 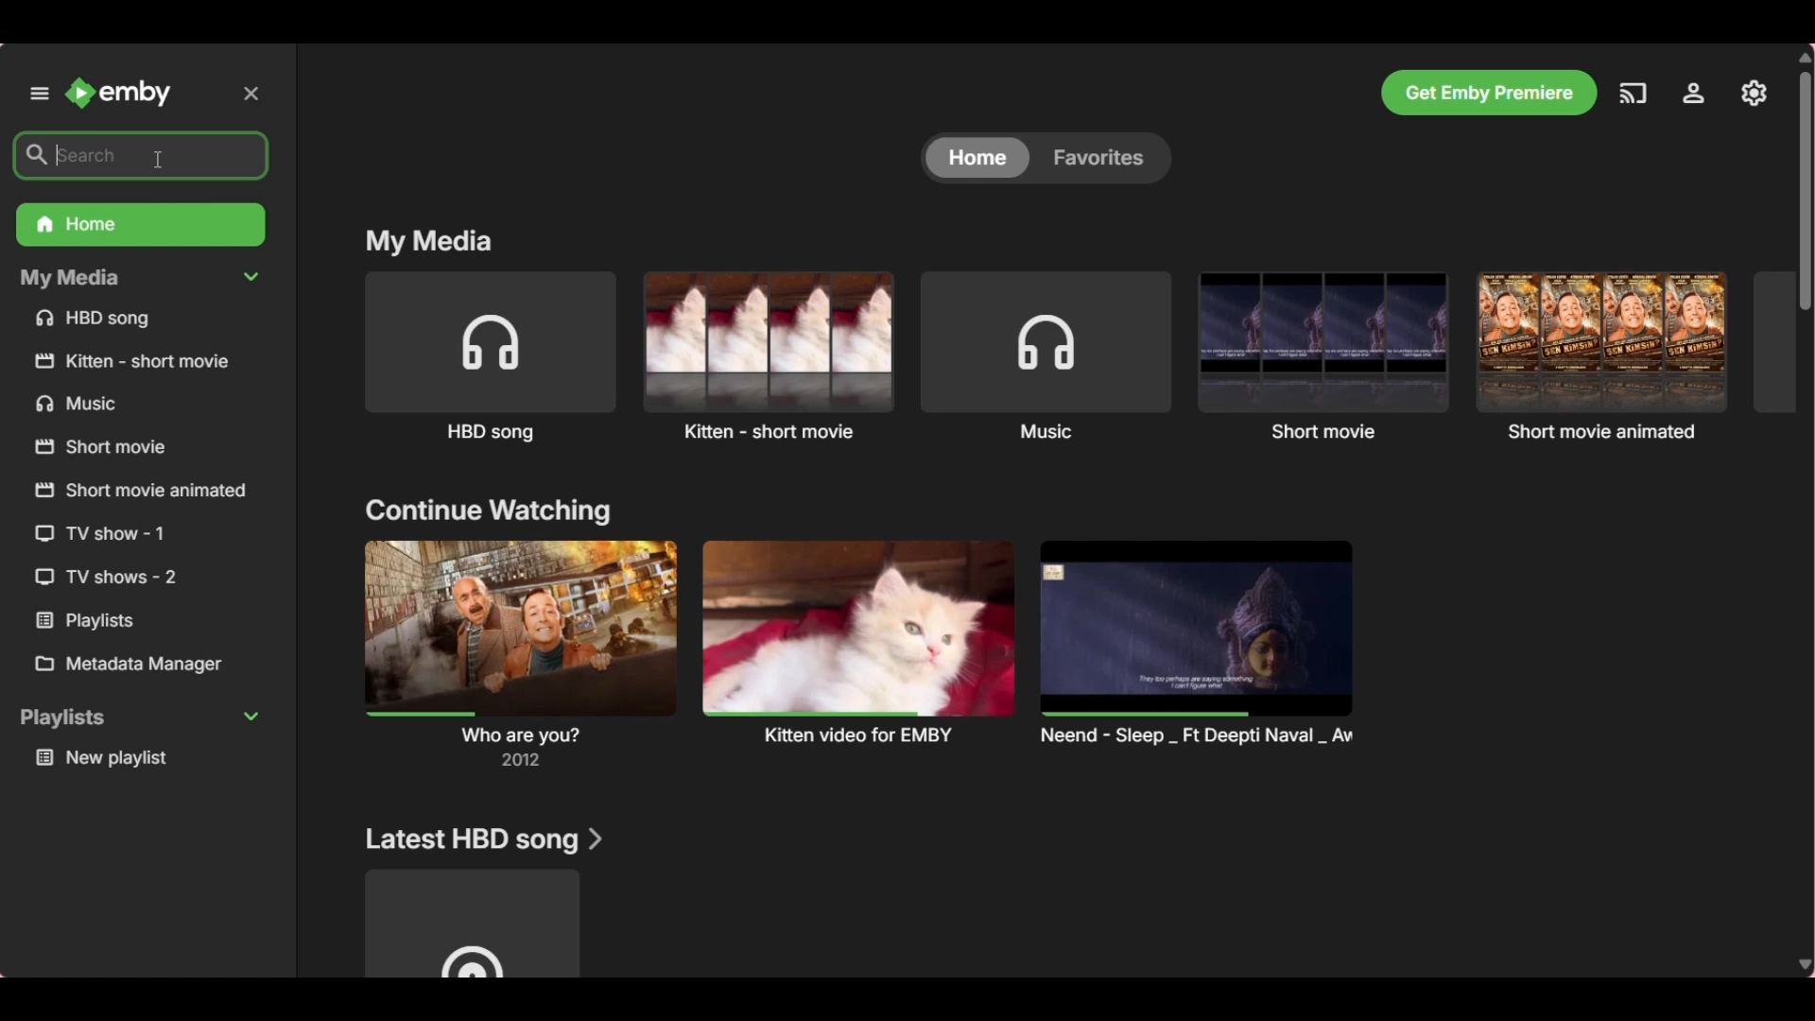 What do you see at coordinates (1045, 158) in the screenshot?
I see `Toggle between Home and Favorites` at bounding box center [1045, 158].